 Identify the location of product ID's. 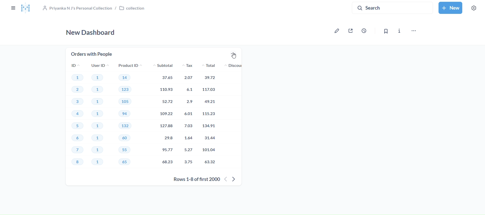
(130, 117).